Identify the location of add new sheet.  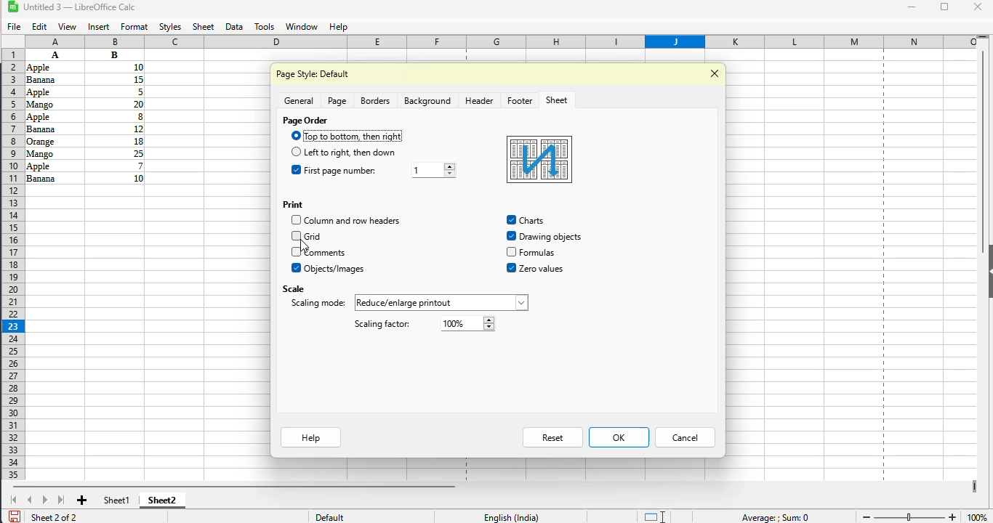
(83, 500).